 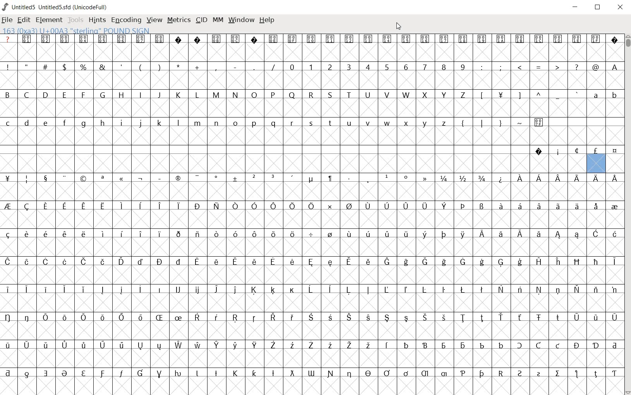 What do you see at coordinates (398, 27) in the screenshot?
I see `CURSOR` at bounding box center [398, 27].